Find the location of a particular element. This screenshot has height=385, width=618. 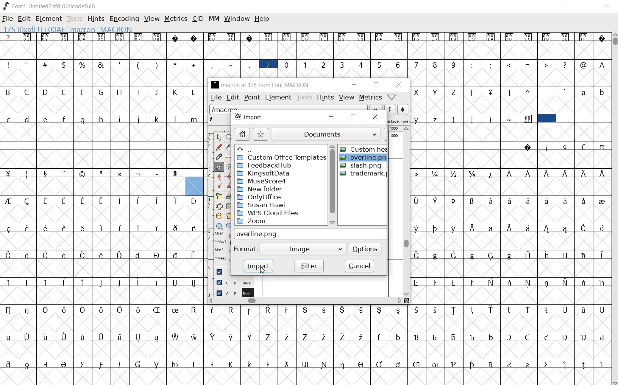

image is located at coordinates (295, 248).